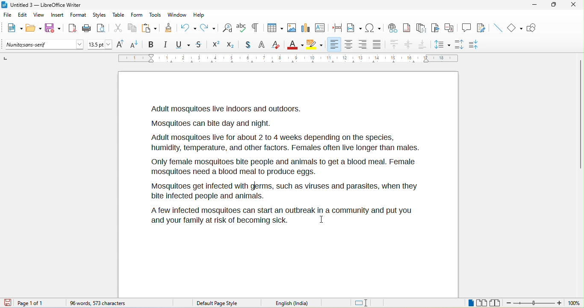 This screenshot has height=308, width=584. I want to click on save, so click(53, 28).